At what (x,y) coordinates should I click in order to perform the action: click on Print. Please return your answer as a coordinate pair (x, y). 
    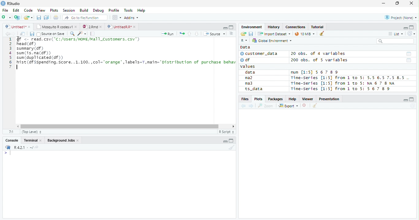
    Looking at the image, I should click on (56, 17).